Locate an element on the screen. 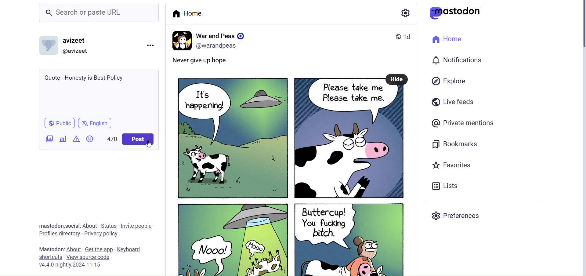  Preferences is located at coordinates (457, 216).